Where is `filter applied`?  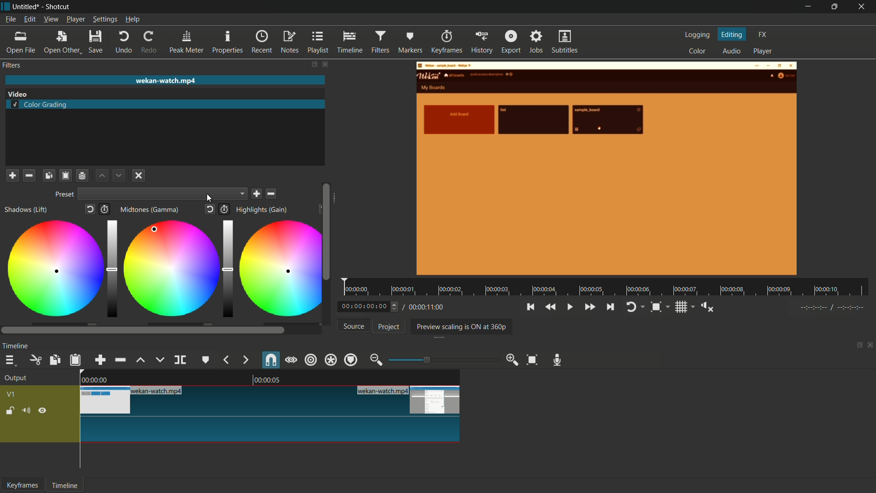 filter applied is located at coordinates (607, 170).